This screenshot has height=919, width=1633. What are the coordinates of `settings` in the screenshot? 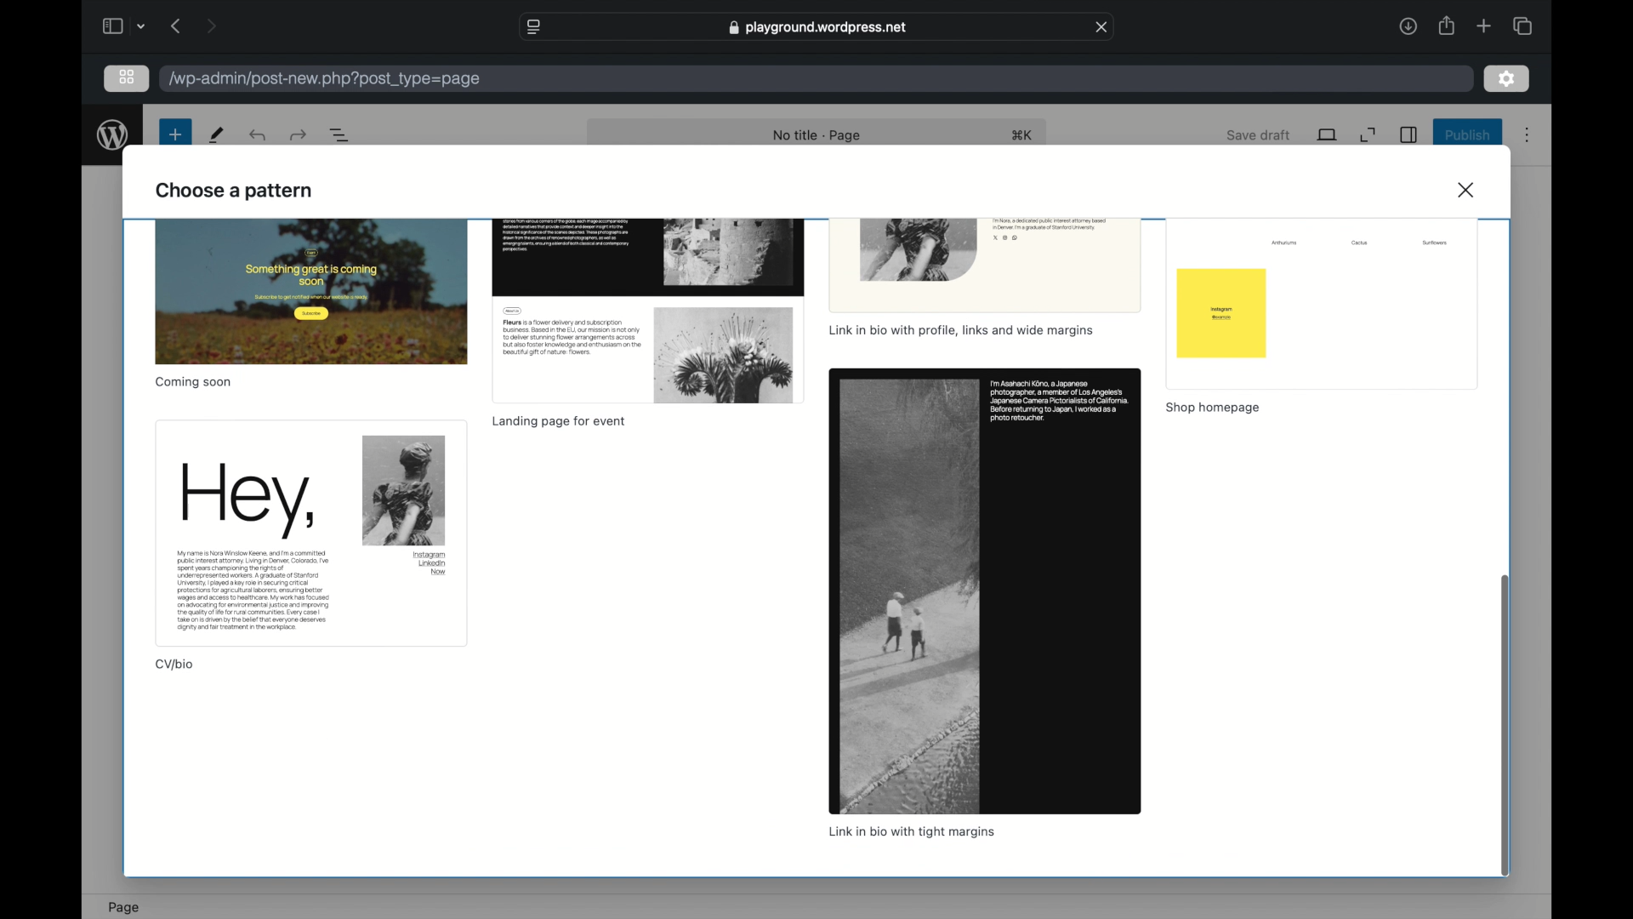 It's located at (1507, 80).